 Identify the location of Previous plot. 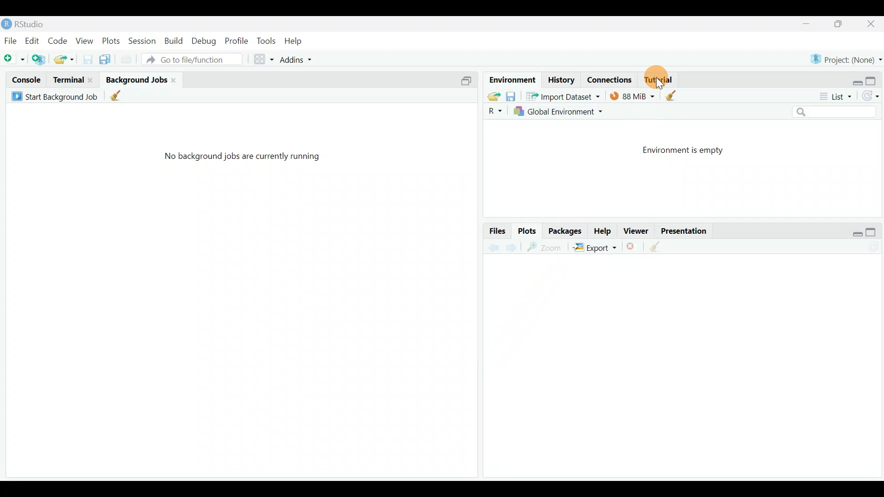
(489, 247).